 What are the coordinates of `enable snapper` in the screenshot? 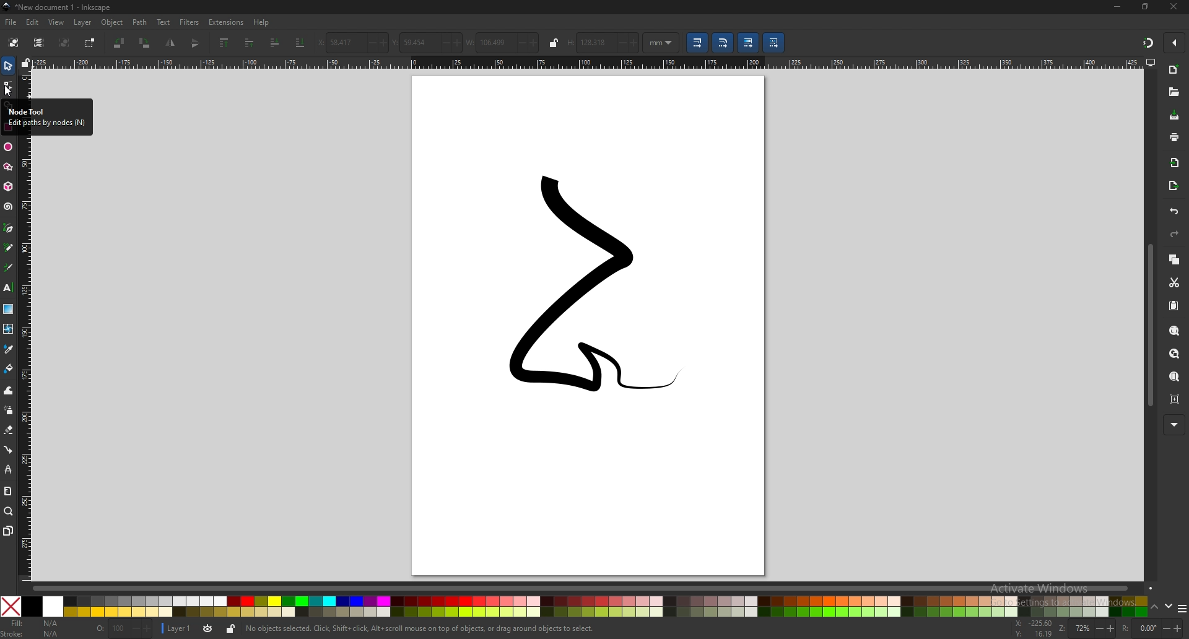 It's located at (1174, 43).